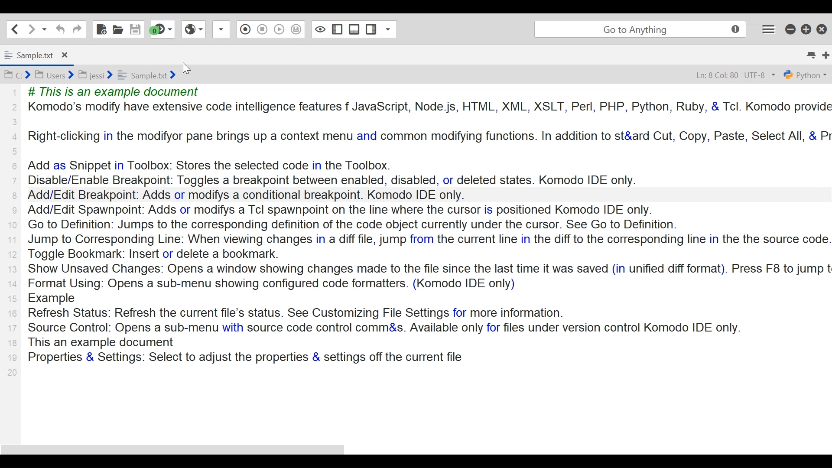  What do you see at coordinates (118, 29) in the screenshot?
I see `Open File` at bounding box center [118, 29].